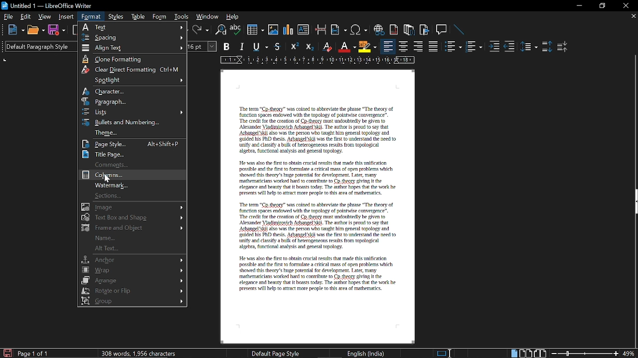 This screenshot has width=638, height=358. I want to click on rotate and flip, so click(134, 290).